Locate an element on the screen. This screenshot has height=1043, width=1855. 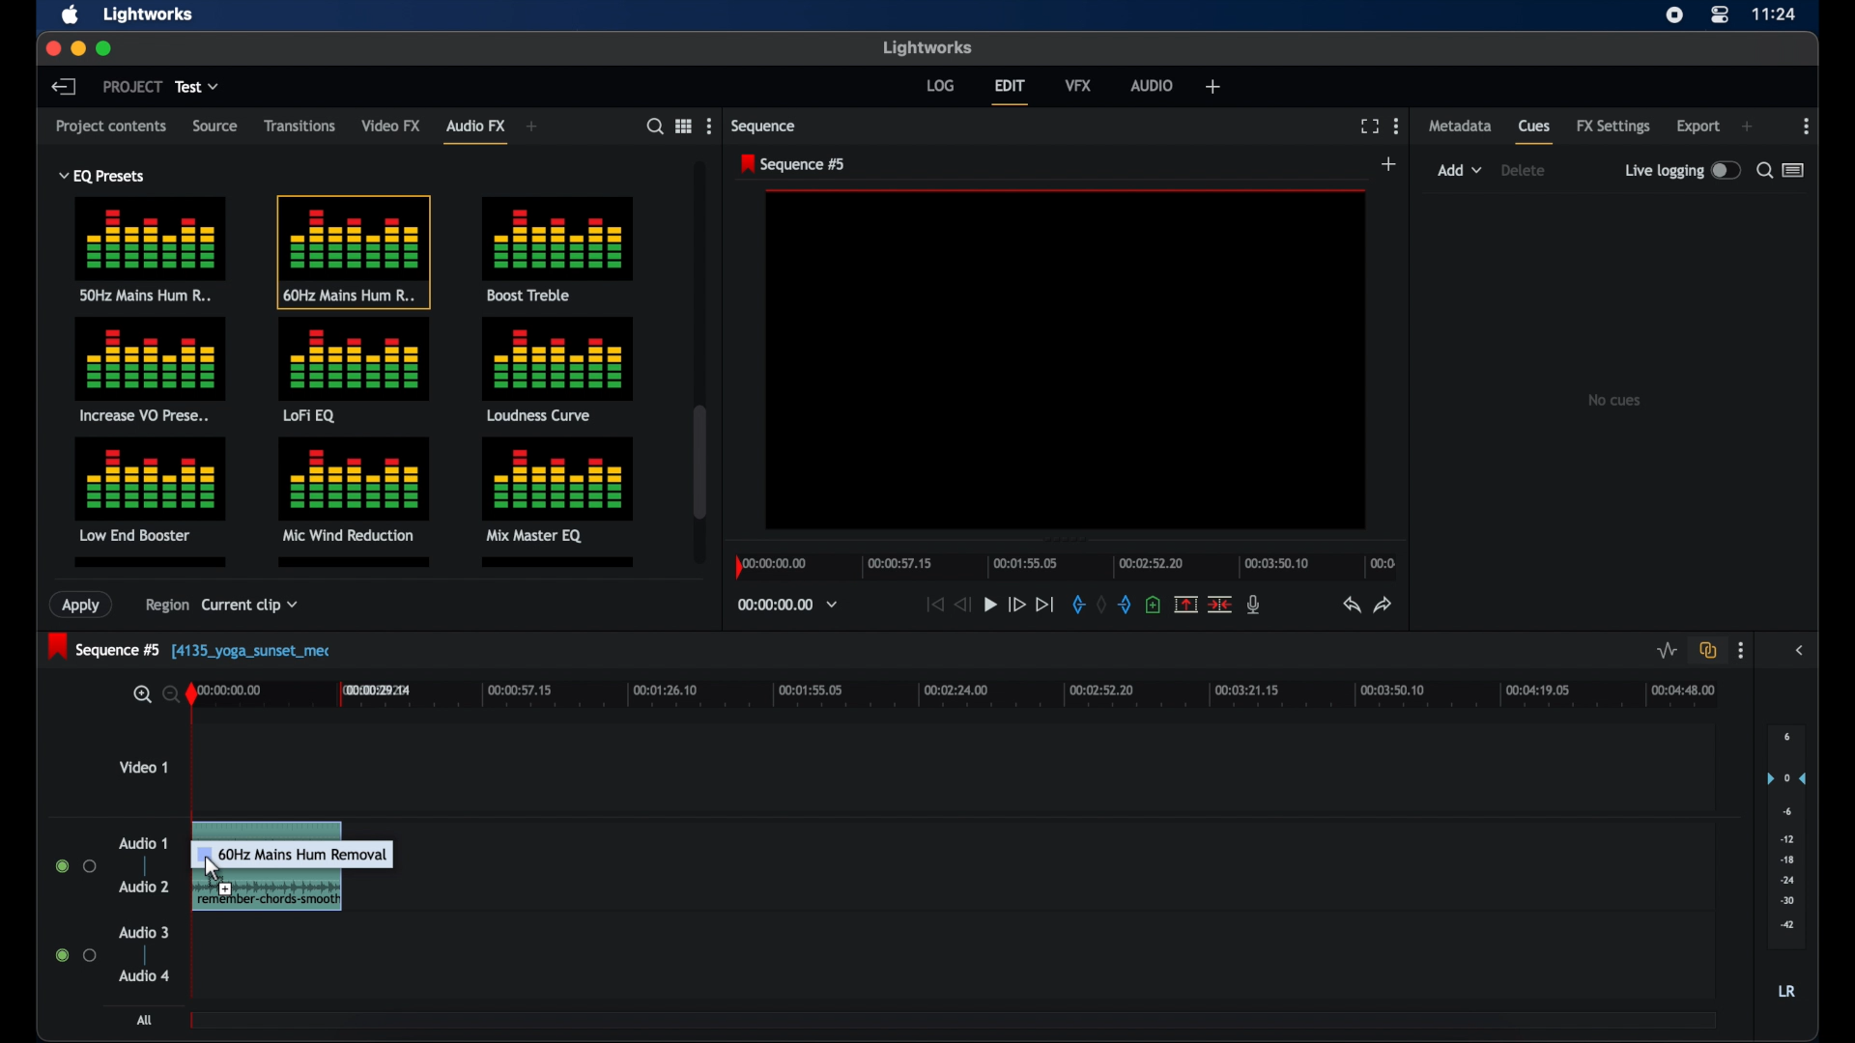
video preview is located at coordinates (1067, 360).